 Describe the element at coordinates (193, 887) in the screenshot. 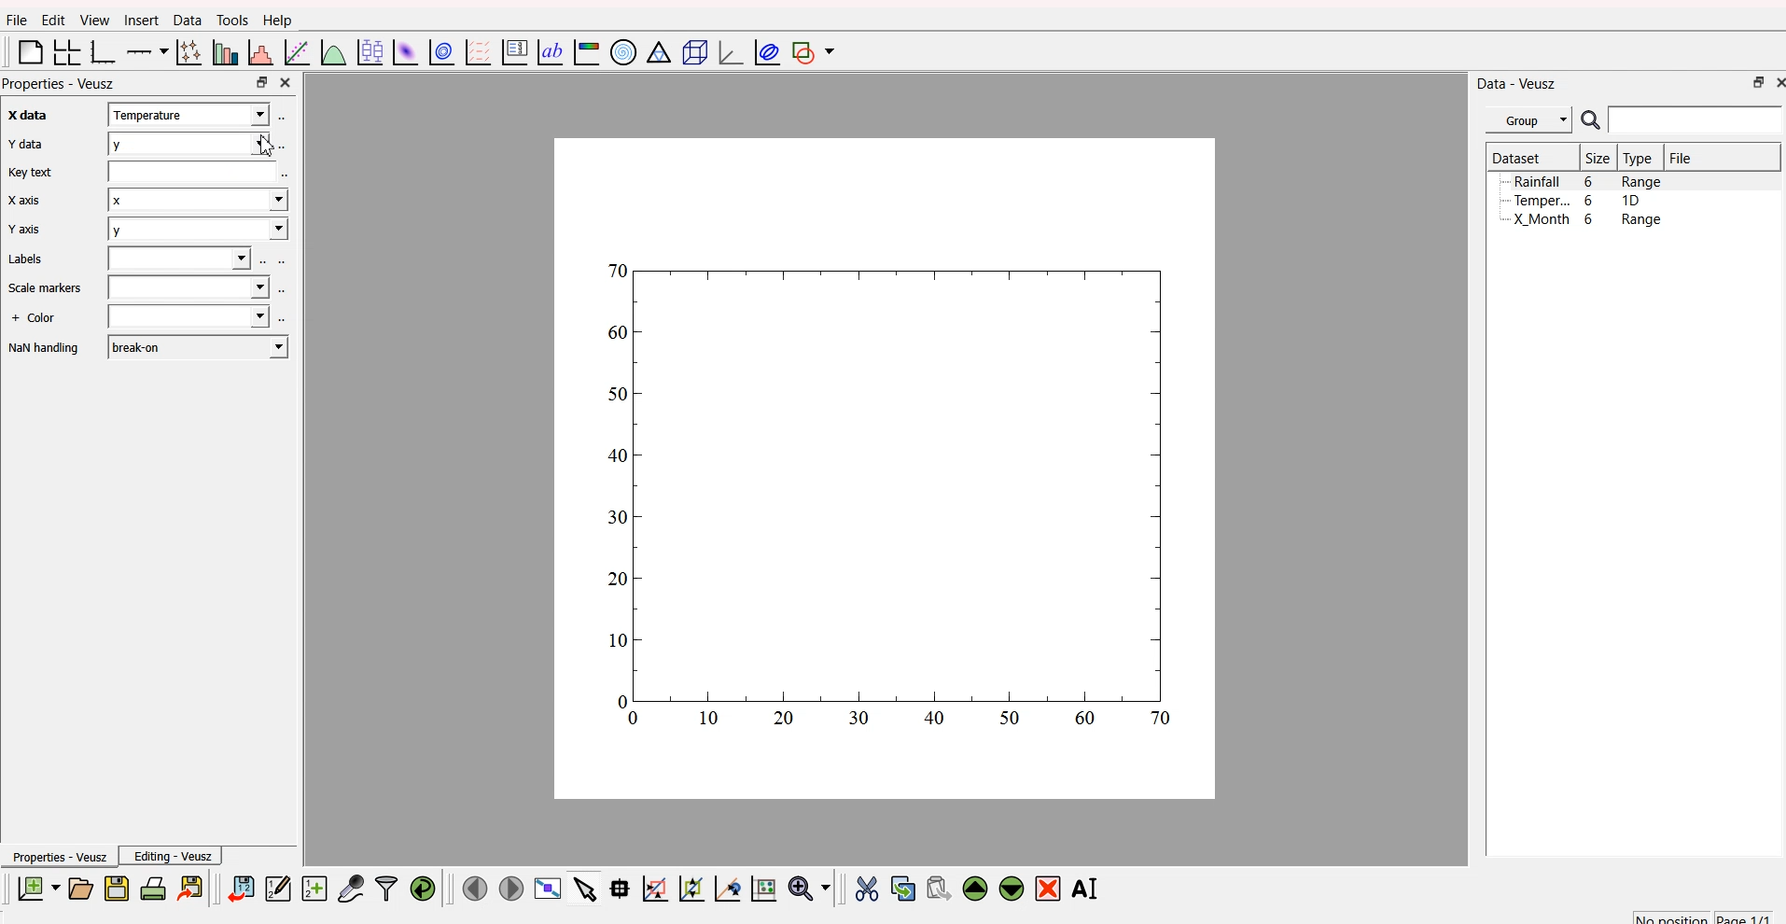

I see `export to graphics format` at that location.